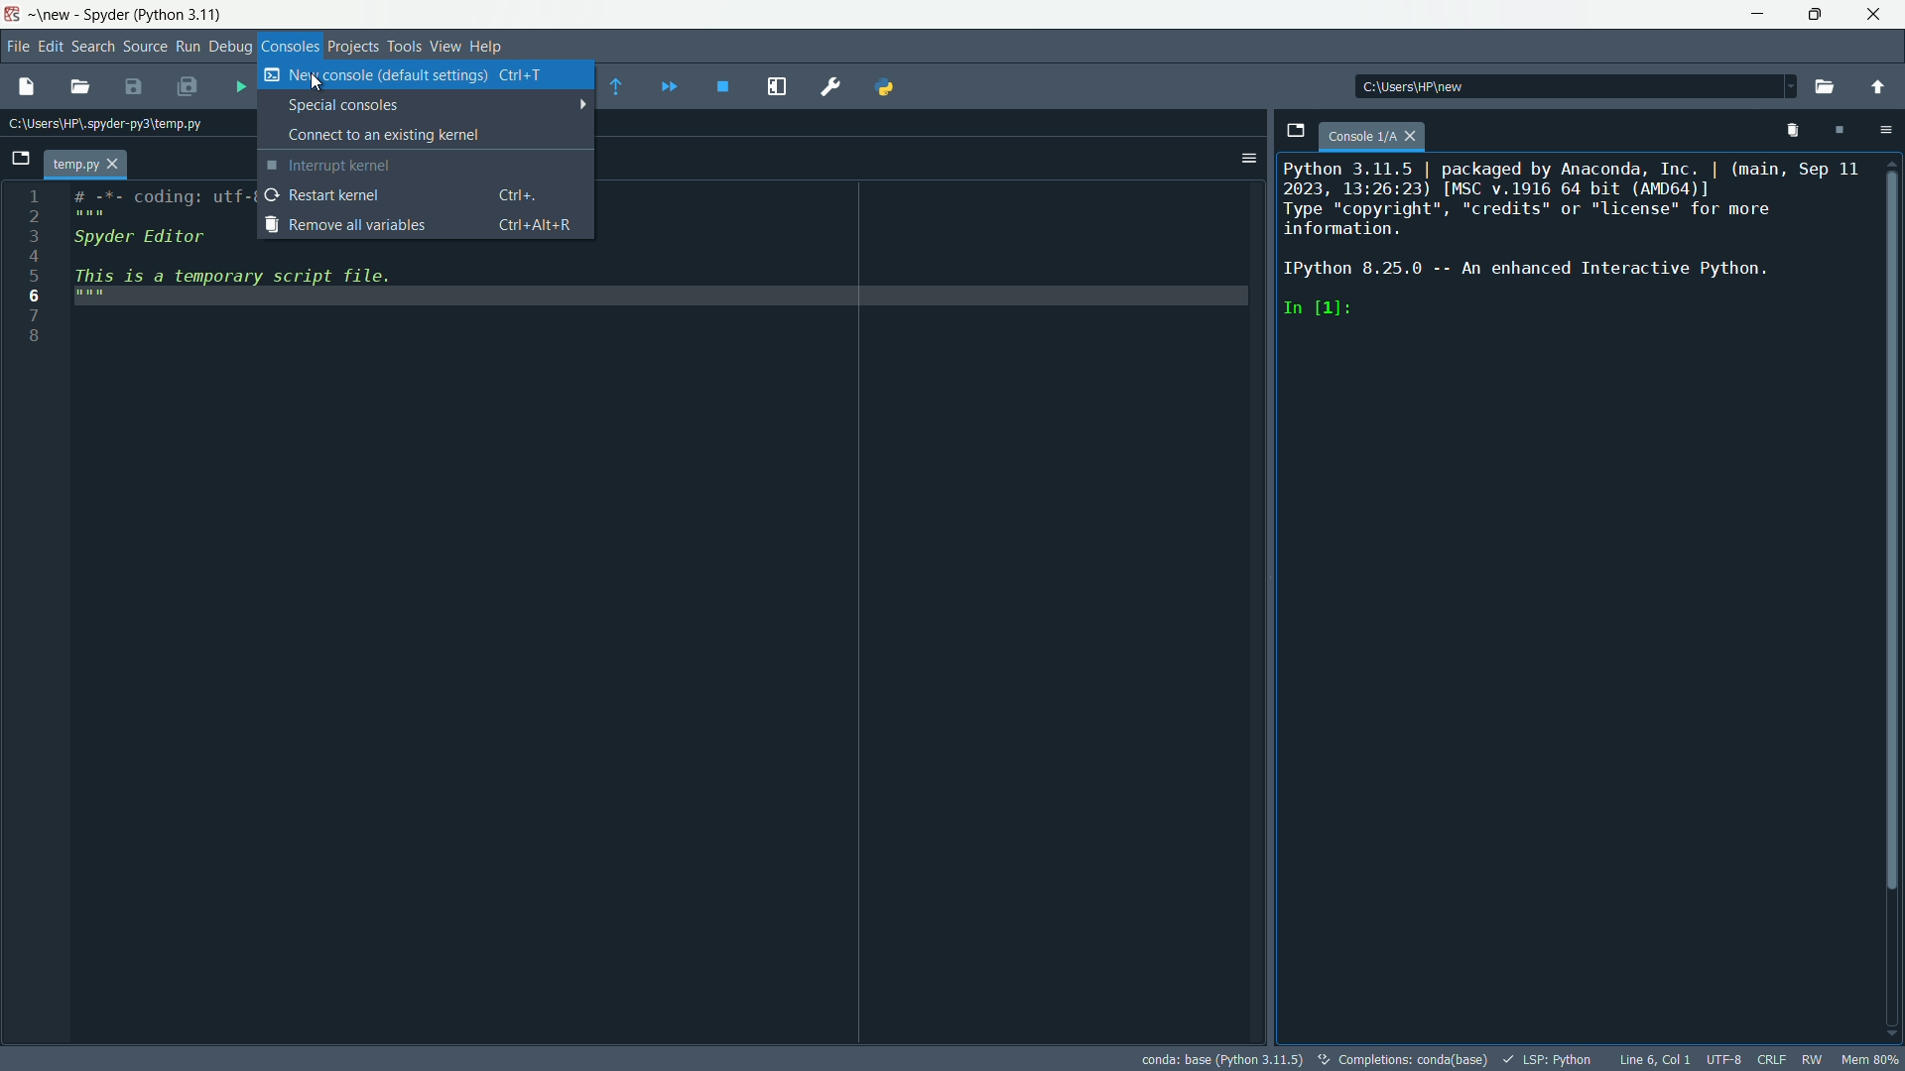 The height and width of the screenshot is (1071, 1905). I want to click on close, so click(1874, 15).